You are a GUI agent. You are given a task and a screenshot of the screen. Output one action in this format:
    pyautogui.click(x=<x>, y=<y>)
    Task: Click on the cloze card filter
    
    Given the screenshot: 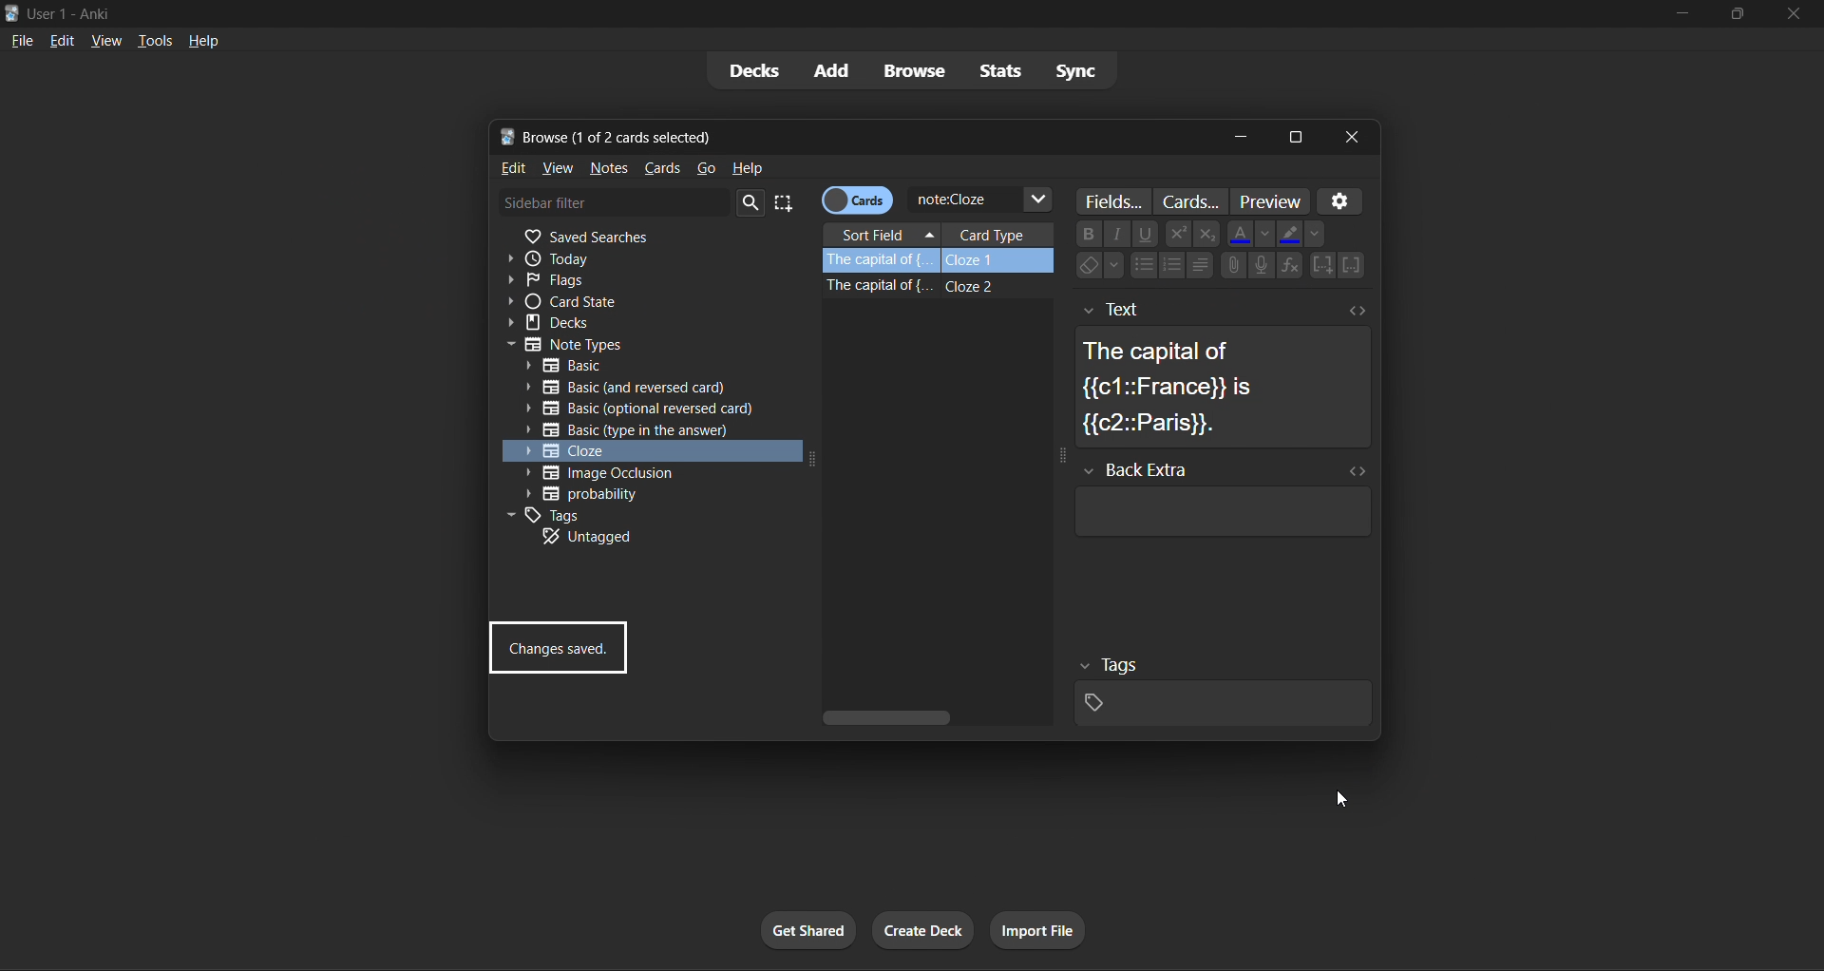 What is the action you would take?
    pyautogui.click(x=641, y=450)
    